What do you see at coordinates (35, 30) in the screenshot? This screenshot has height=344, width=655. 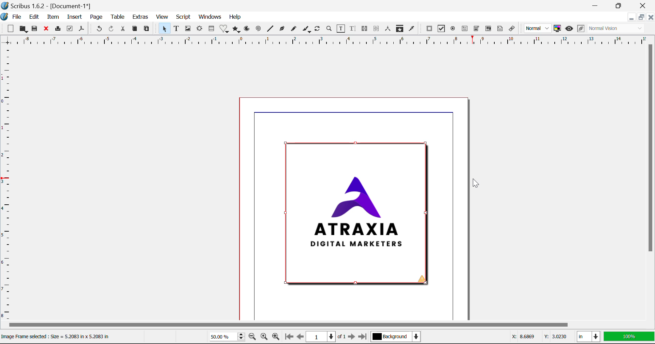 I see `Save` at bounding box center [35, 30].